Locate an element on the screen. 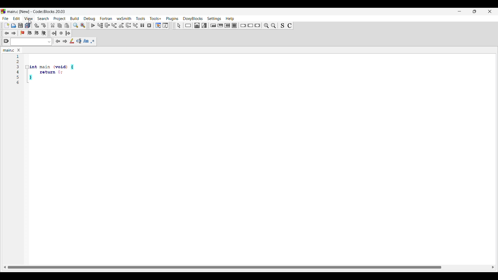 The width and height of the screenshot is (498, 280). Previous is located at coordinates (58, 41).